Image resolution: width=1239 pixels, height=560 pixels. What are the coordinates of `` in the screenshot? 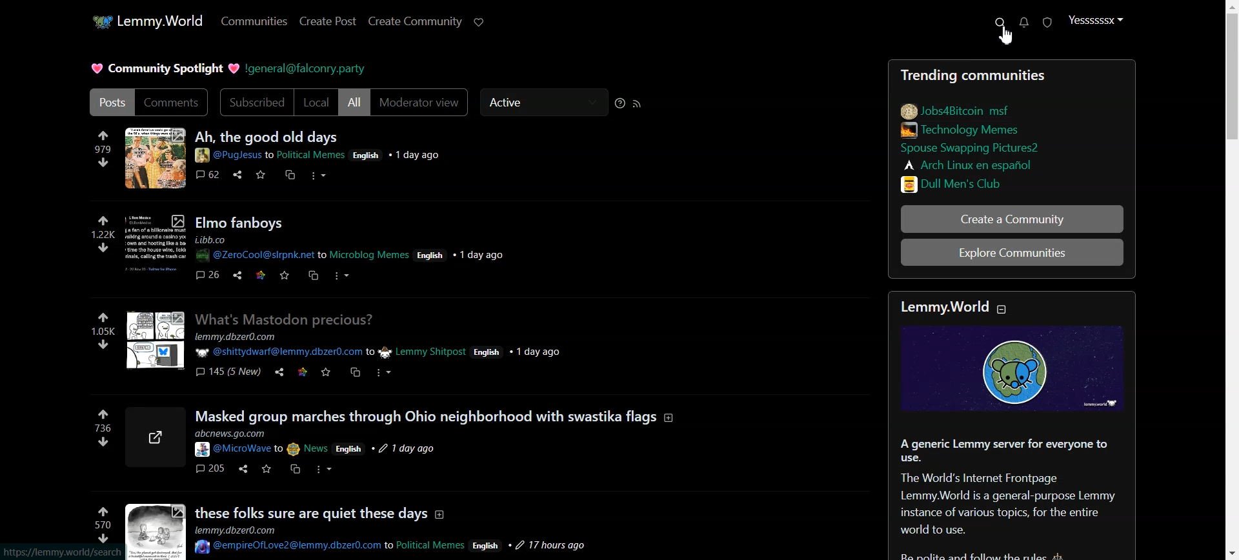 It's located at (348, 247).